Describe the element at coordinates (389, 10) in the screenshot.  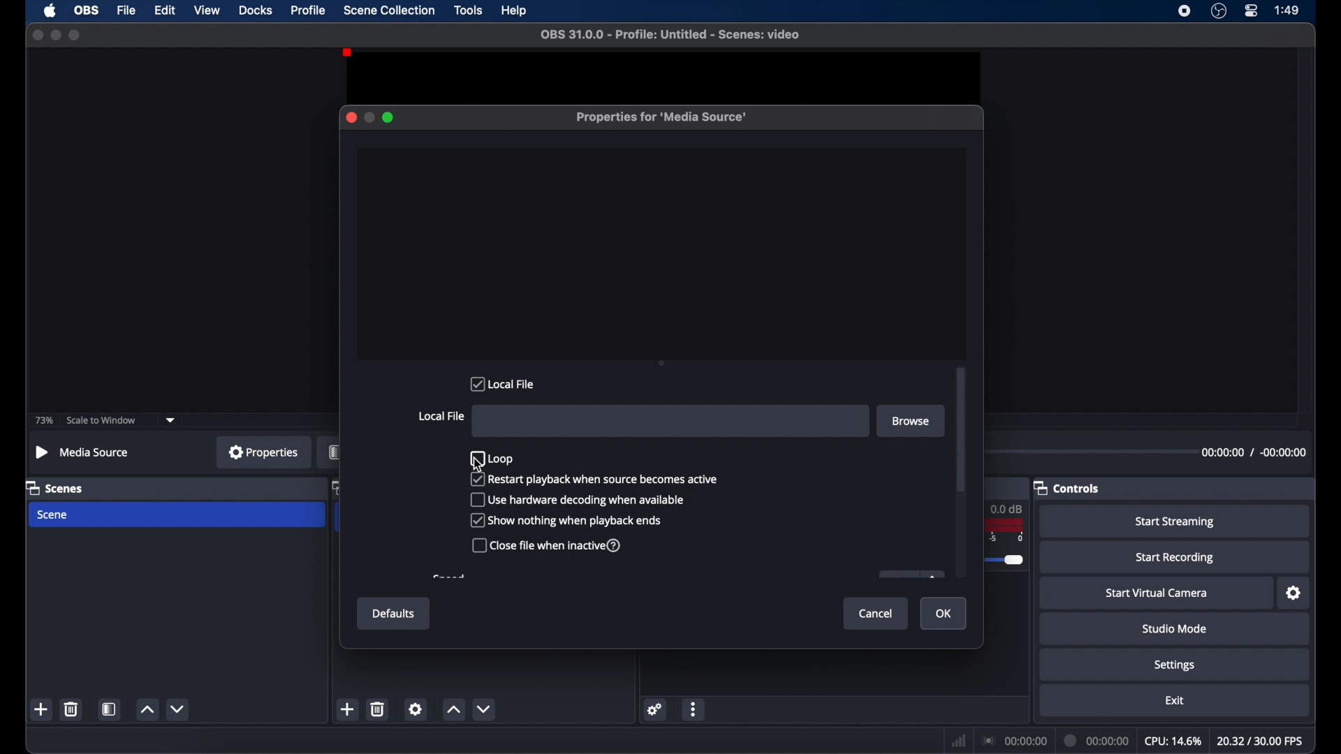
I see `scene collection` at that location.